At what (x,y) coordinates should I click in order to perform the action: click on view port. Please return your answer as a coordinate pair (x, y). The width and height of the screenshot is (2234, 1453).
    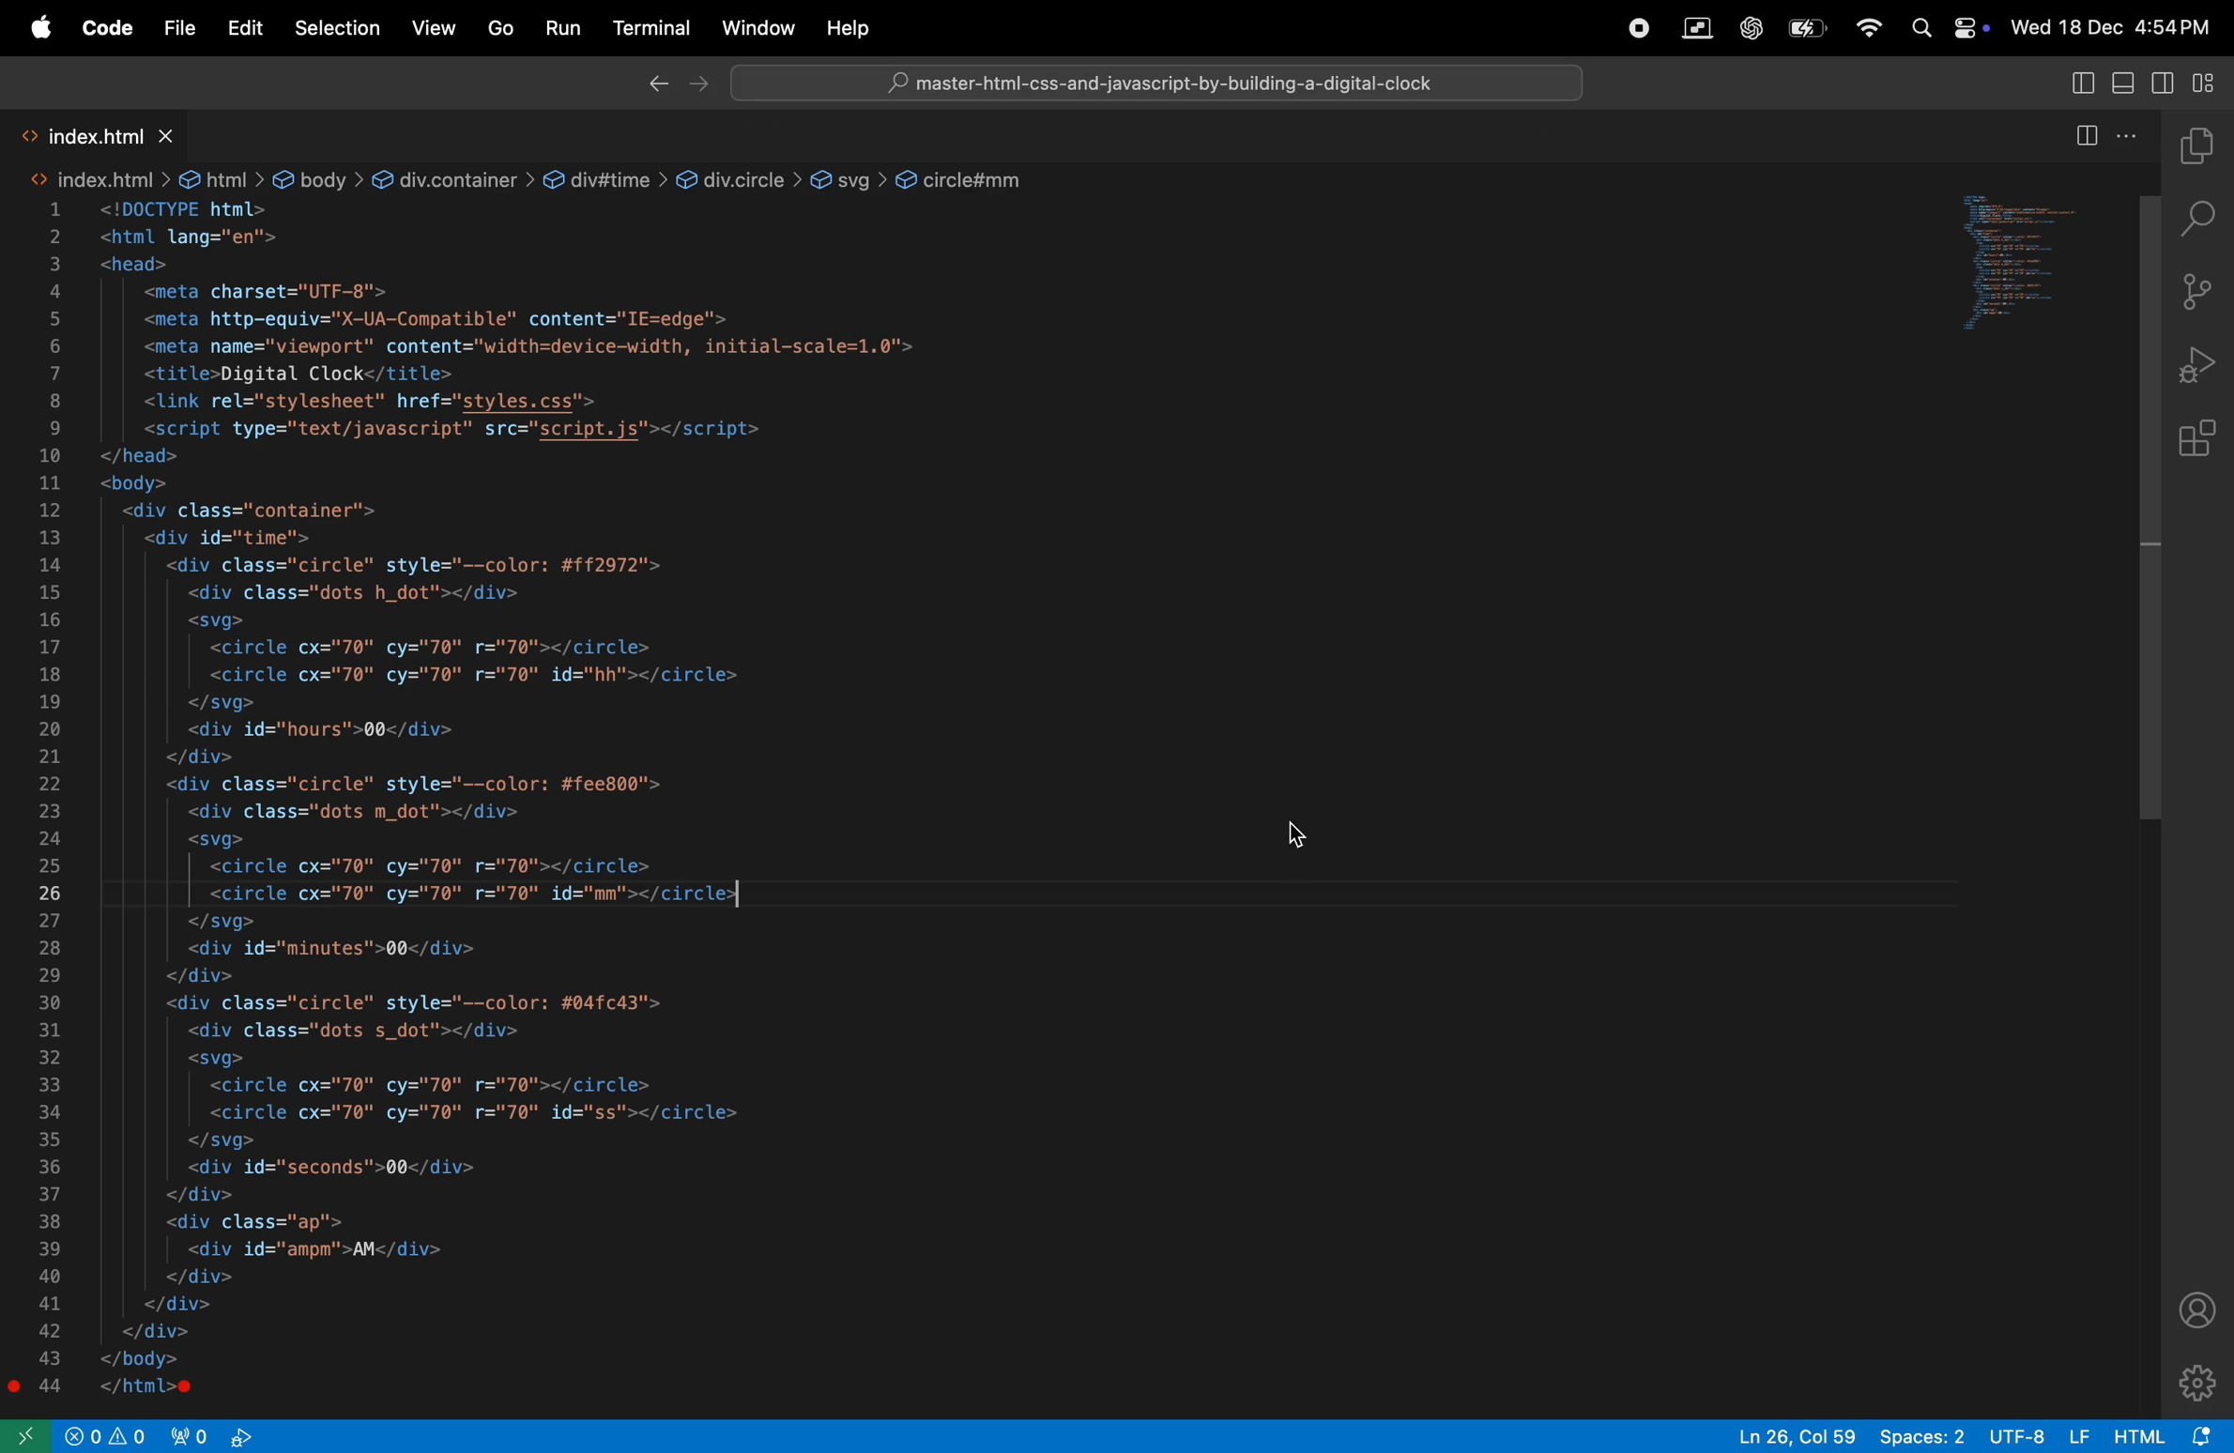
    Looking at the image, I should click on (110, 1434).